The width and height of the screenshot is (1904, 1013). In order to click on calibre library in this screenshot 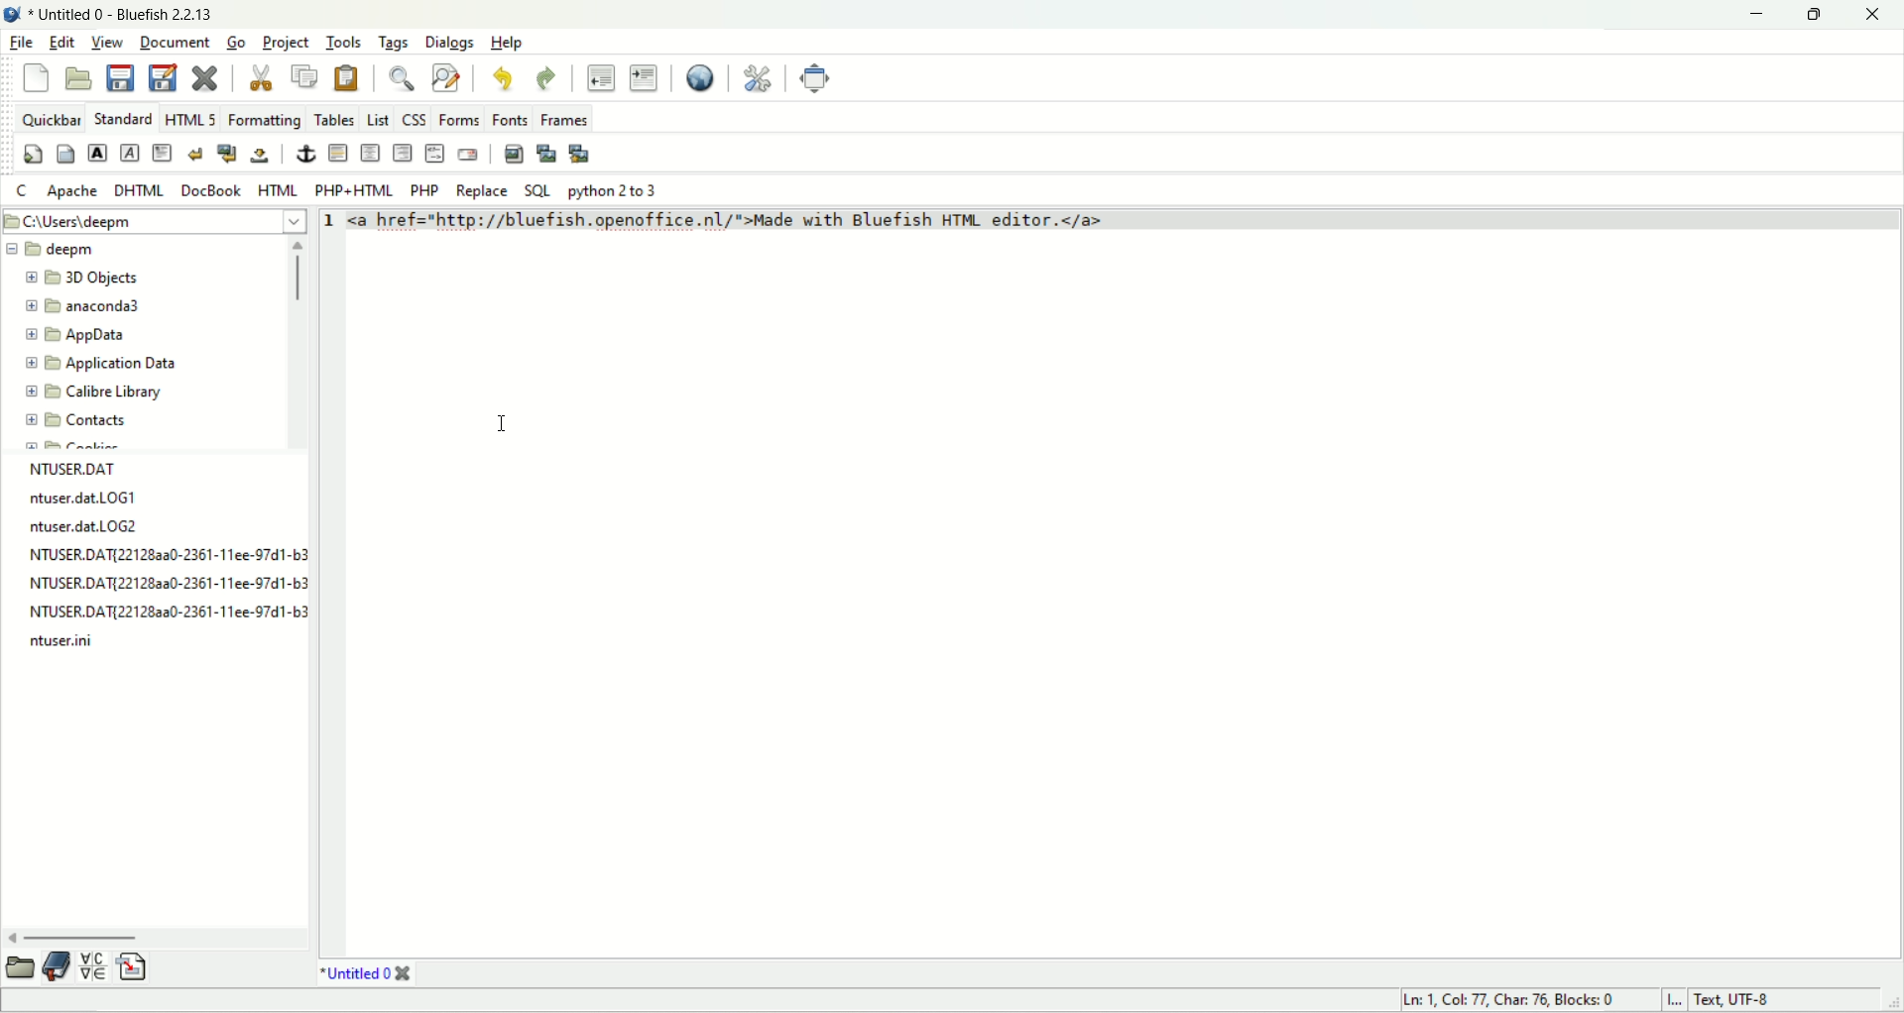, I will do `click(90, 393)`.